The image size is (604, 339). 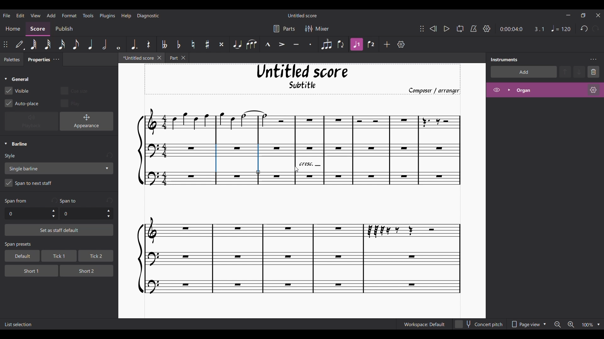 What do you see at coordinates (54, 200) in the screenshot?
I see `Undo input made` at bounding box center [54, 200].